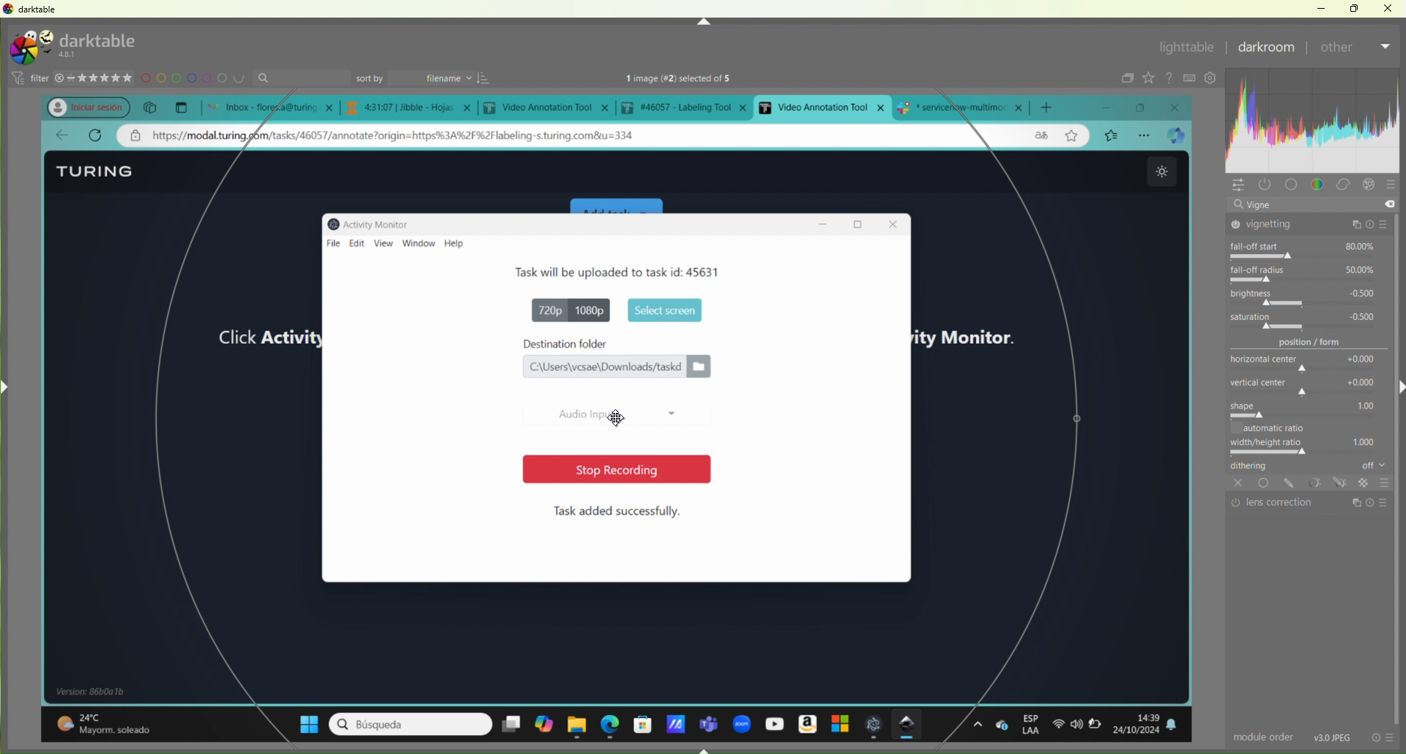 This screenshot has height=754, width=1406. I want to click on help, so click(460, 244).